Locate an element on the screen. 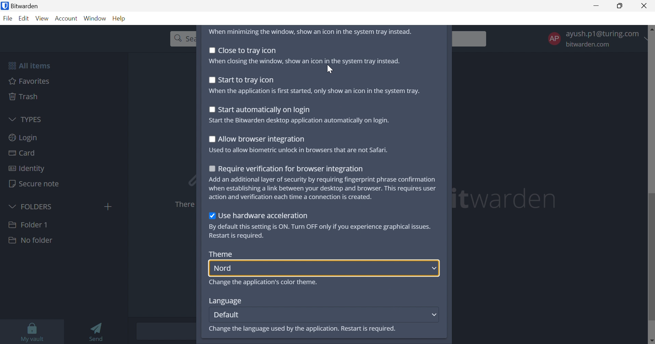 This screenshot has width=655, height=344. When the application is first started, only show an icon in the system tray. is located at coordinates (313, 91).